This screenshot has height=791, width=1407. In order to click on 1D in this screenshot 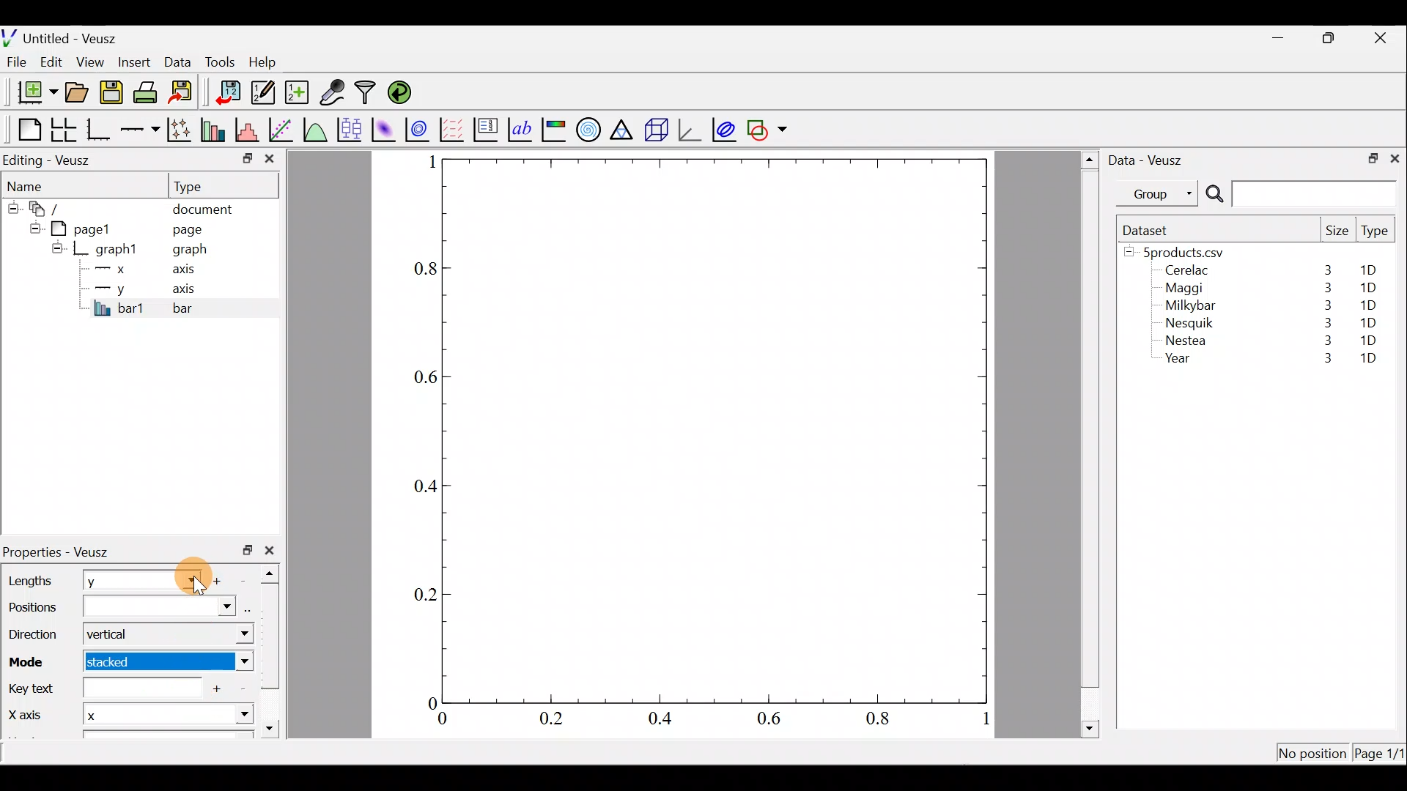, I will do `click(1364, 305)`.